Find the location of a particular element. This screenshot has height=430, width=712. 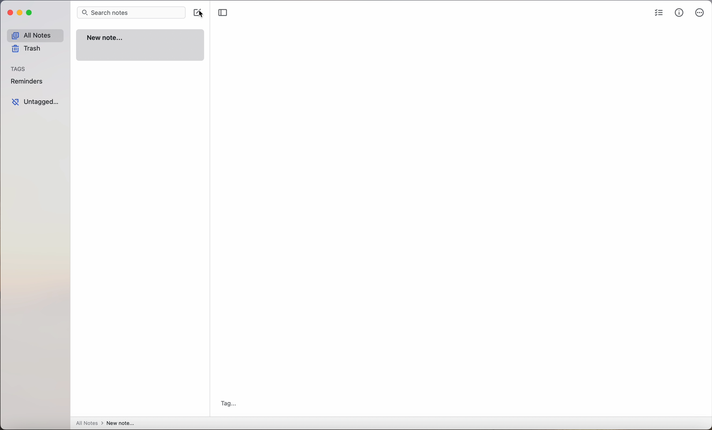

untagged is located at coordinates (35, 102).